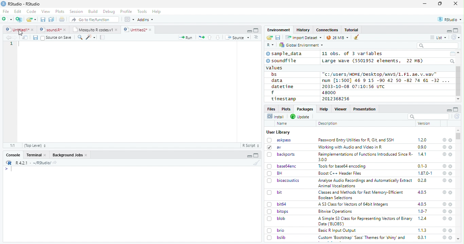  What do you see at coordinates (285, 54) in the screenshot?
I see `sample_data` at bounding box center [285, 54].